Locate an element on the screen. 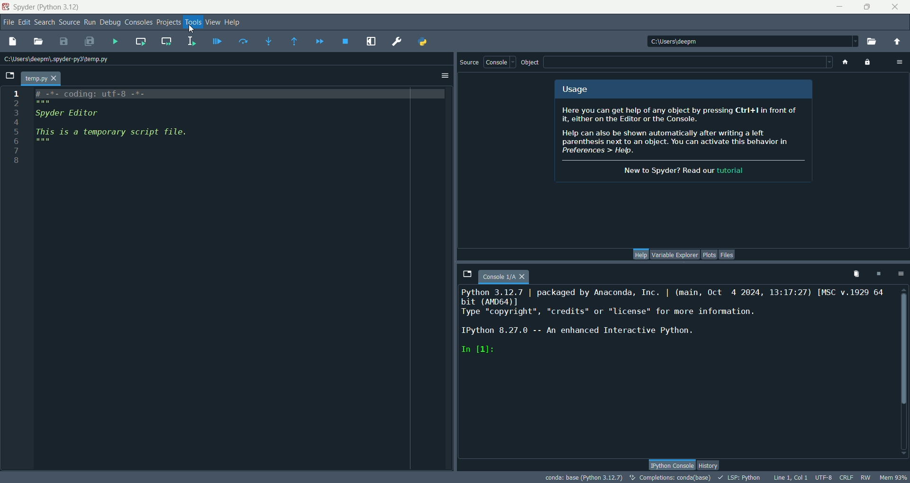 The image size is (910, 483). run is located at coordinates (89, 22).